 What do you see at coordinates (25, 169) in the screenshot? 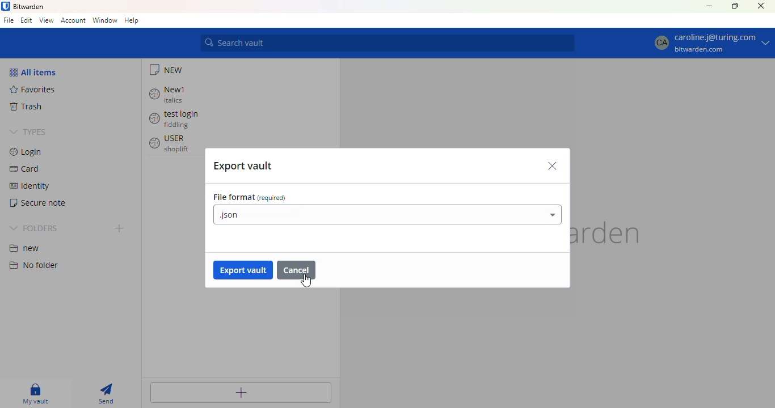
I see `card` at bounding box center [25, 169].